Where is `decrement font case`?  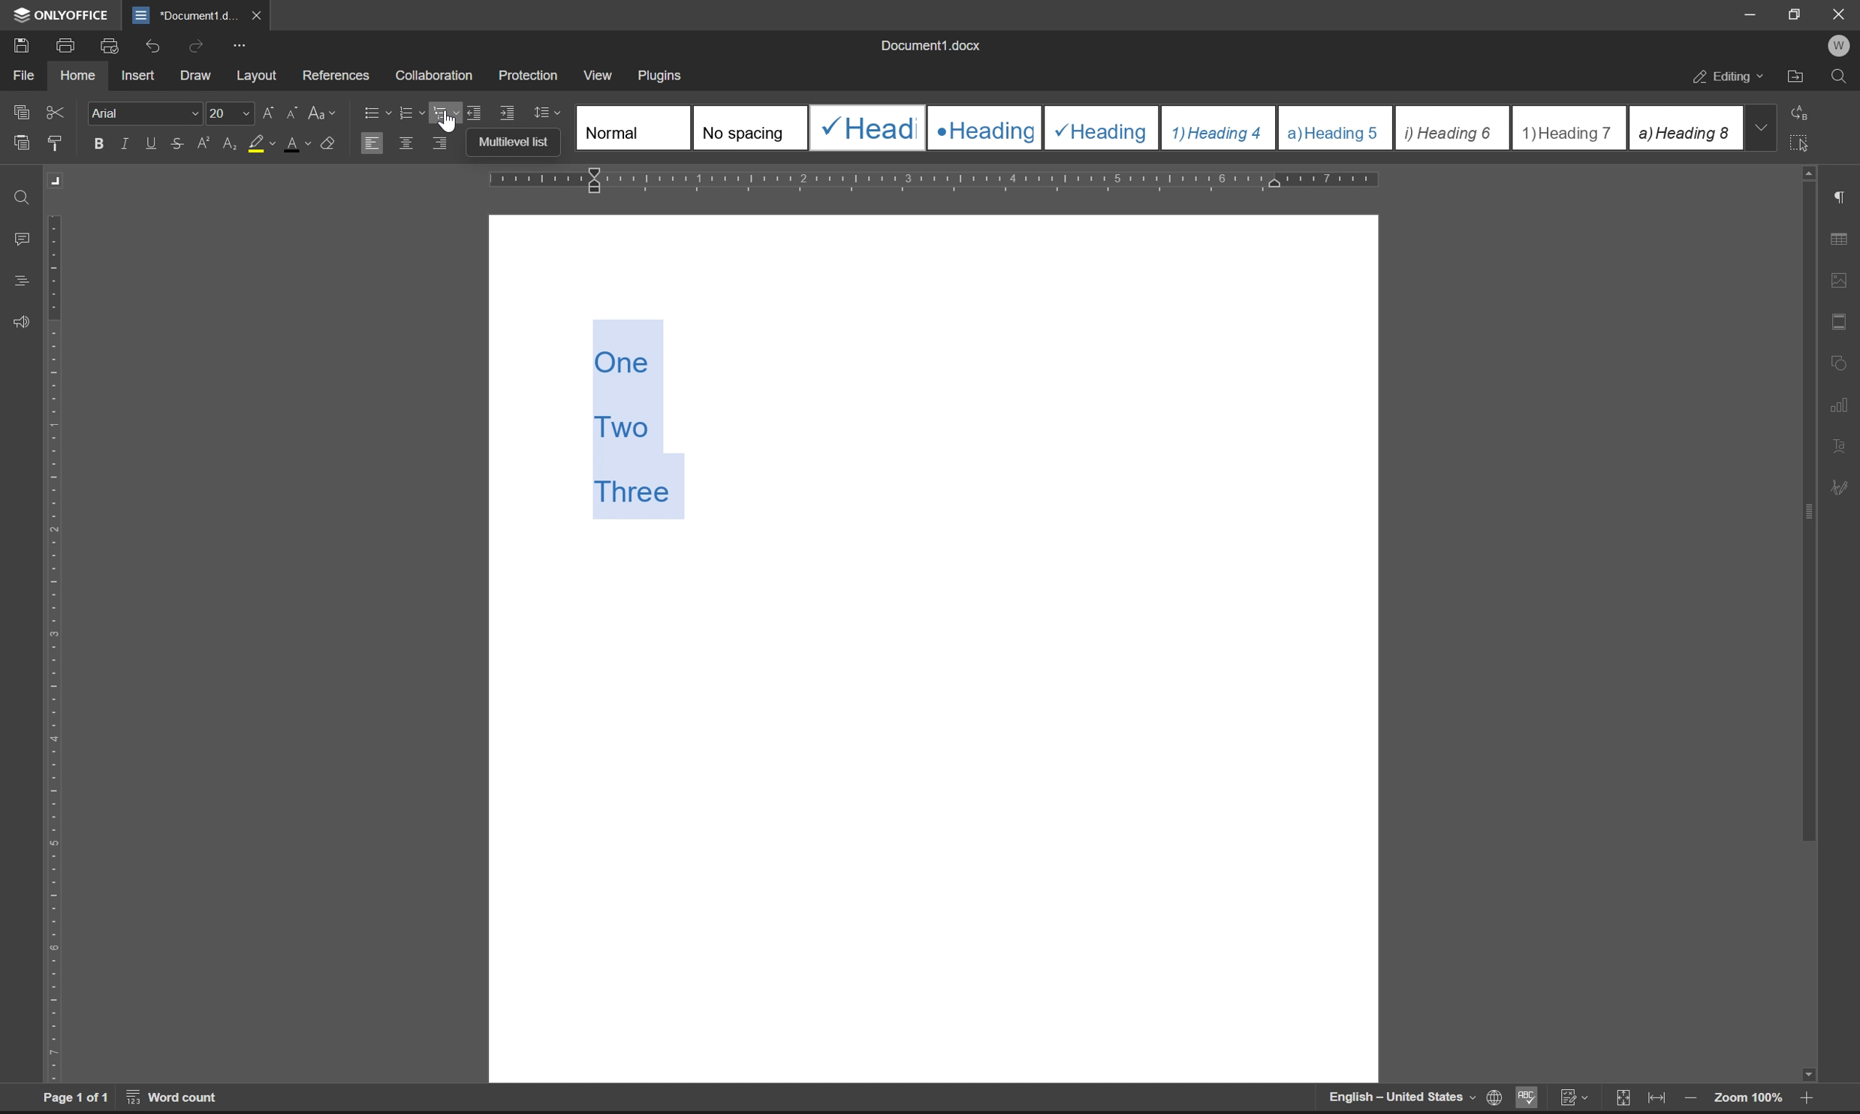
decrement font case is located at coordinates (288, 110).